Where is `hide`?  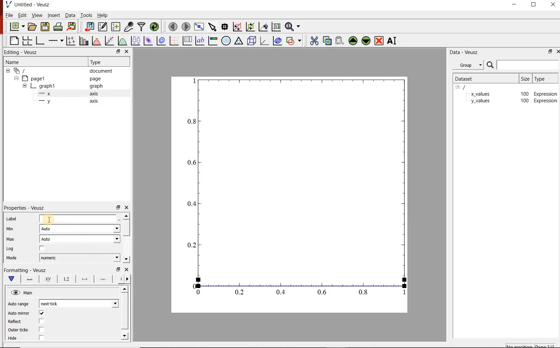 hide is located at coordinates (25, 85).